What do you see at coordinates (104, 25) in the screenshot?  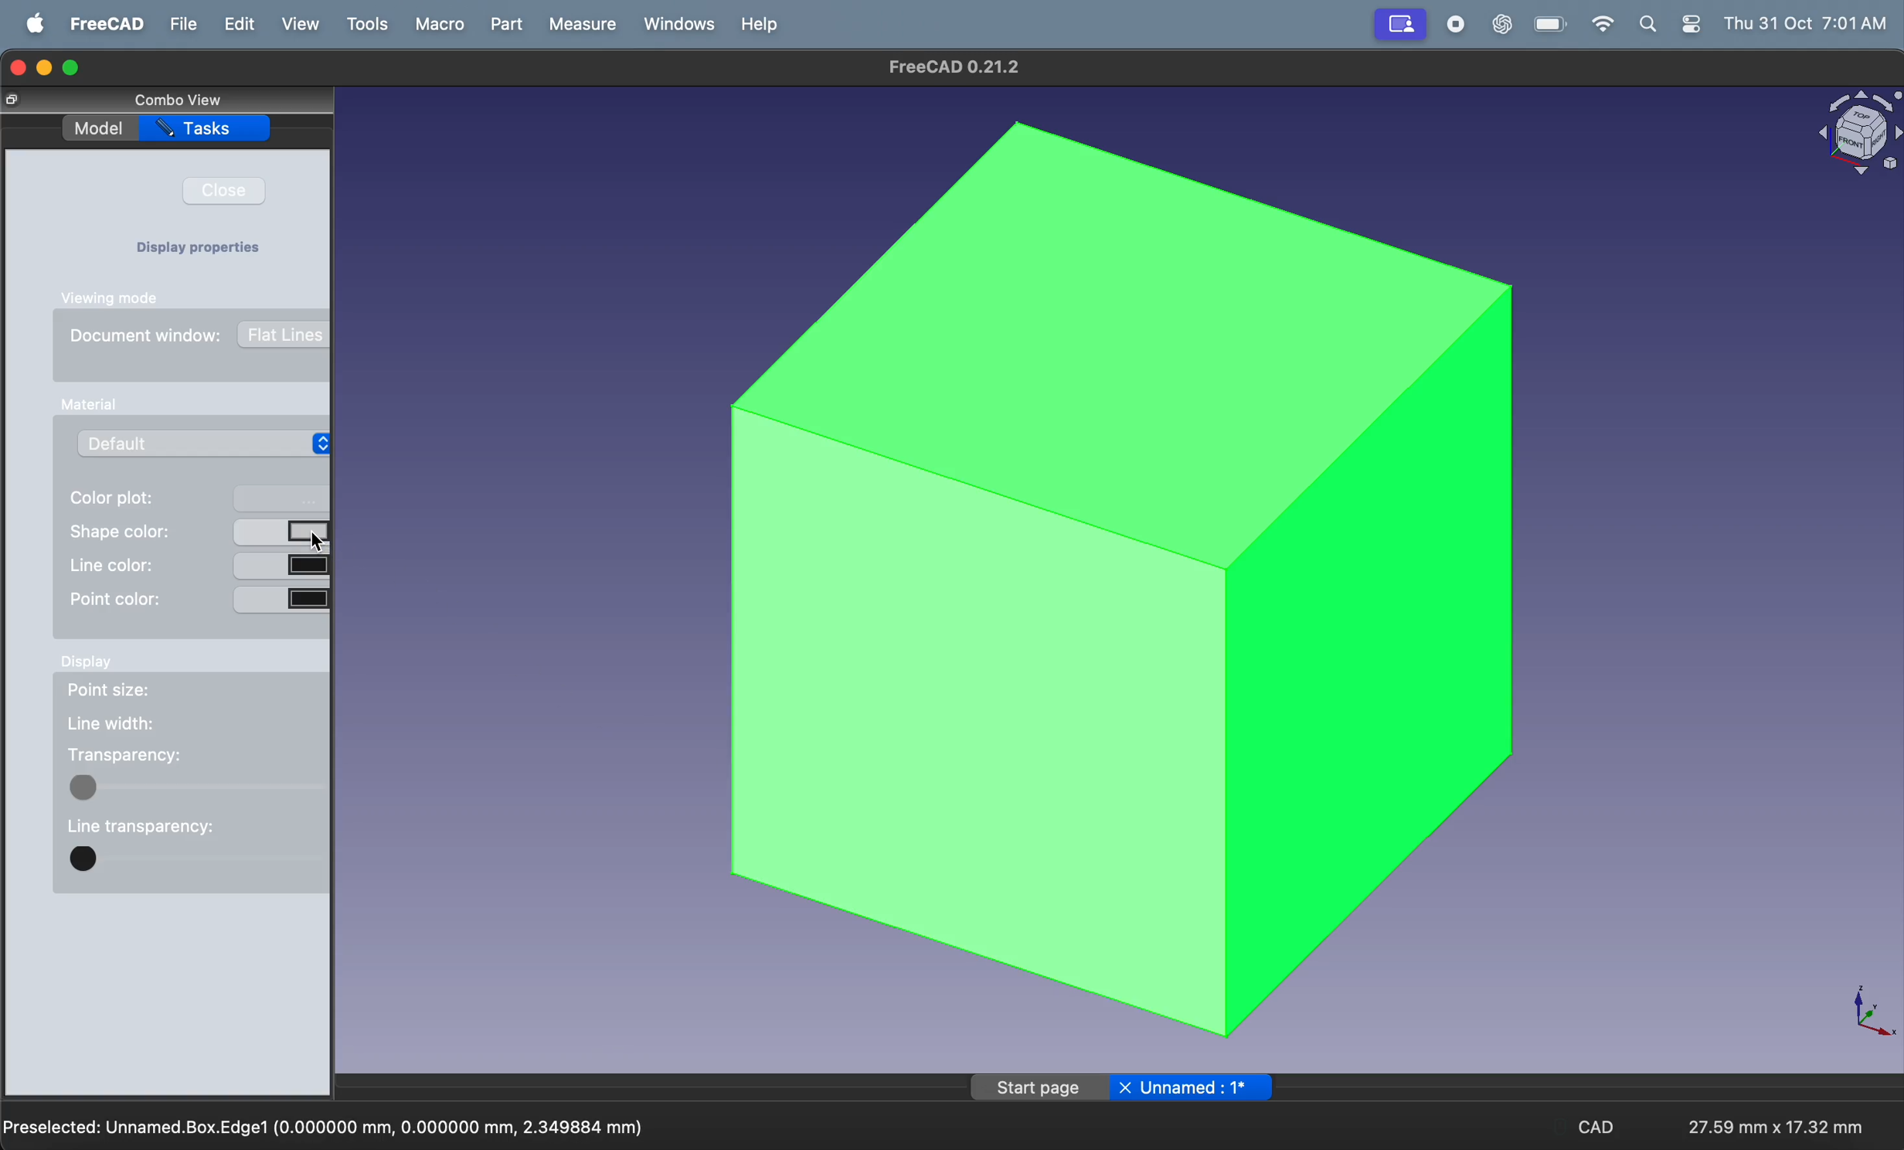 I see `freecad` at bounding box center [104, 25].